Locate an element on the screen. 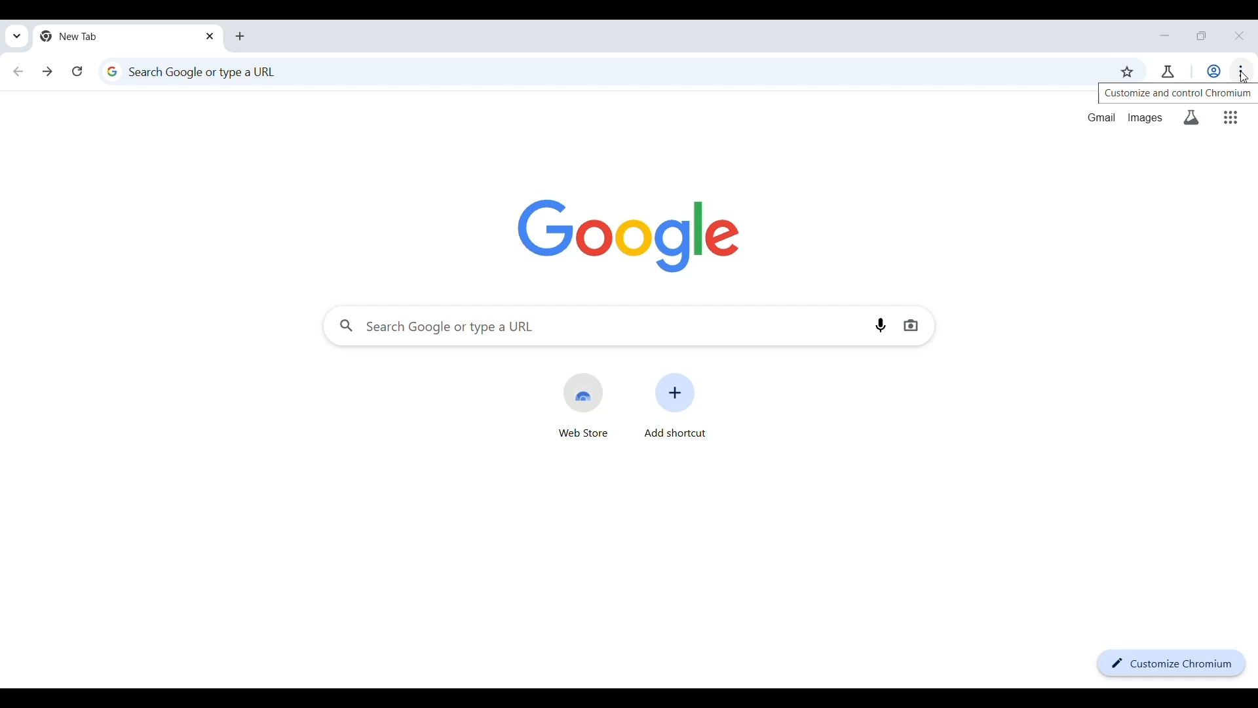 Image resolution: width=1258 pixels, height=708 pixels. Go forward is located at coordinates (47, 71).